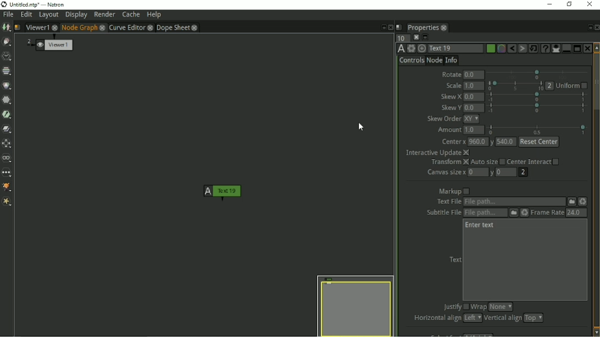  What do you see at coordinates (596, 189) in the screenshot?
I see `Vertical scrollbar` at bounding box center [596, 189].